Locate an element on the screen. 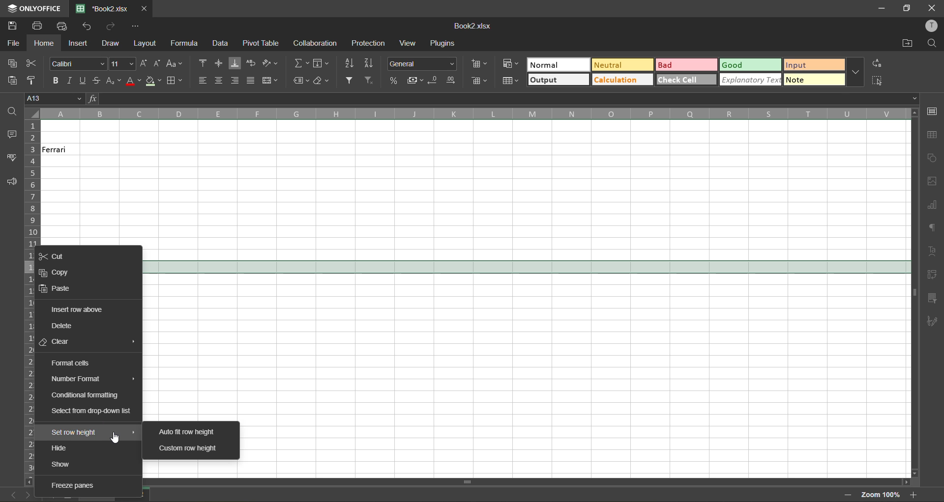  spellcheck is located at coordinates (12, 158).